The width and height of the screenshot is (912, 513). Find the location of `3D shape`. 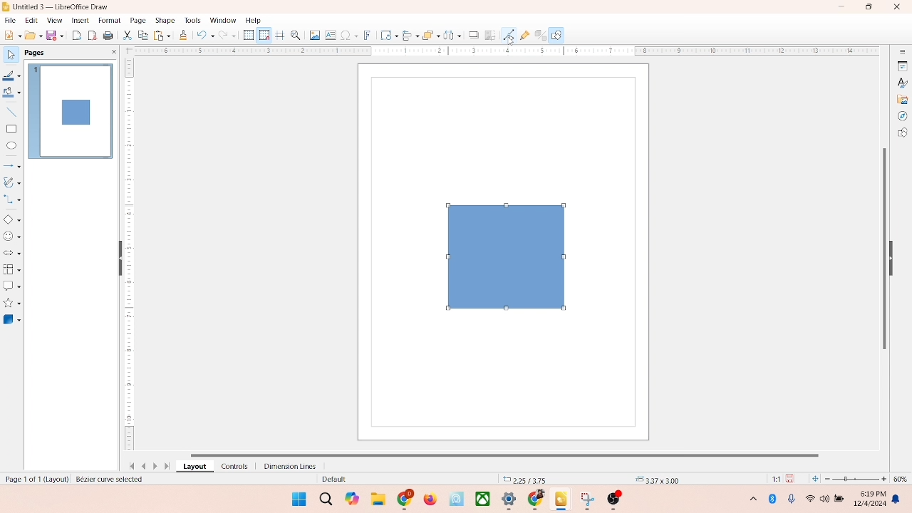

3D shape is located at coordinates (12, 319).